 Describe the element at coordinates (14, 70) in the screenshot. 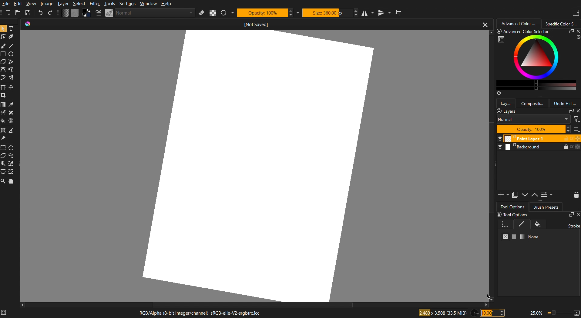

I see `Polyline Tool` at that location.